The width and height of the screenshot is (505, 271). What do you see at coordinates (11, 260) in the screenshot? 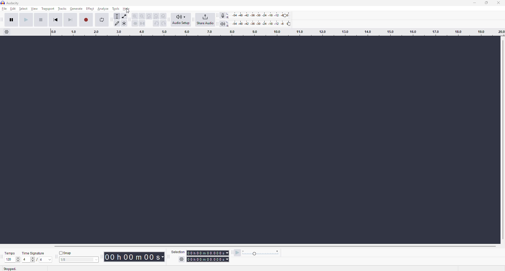
I see `value` at bounding box center [11, 260].